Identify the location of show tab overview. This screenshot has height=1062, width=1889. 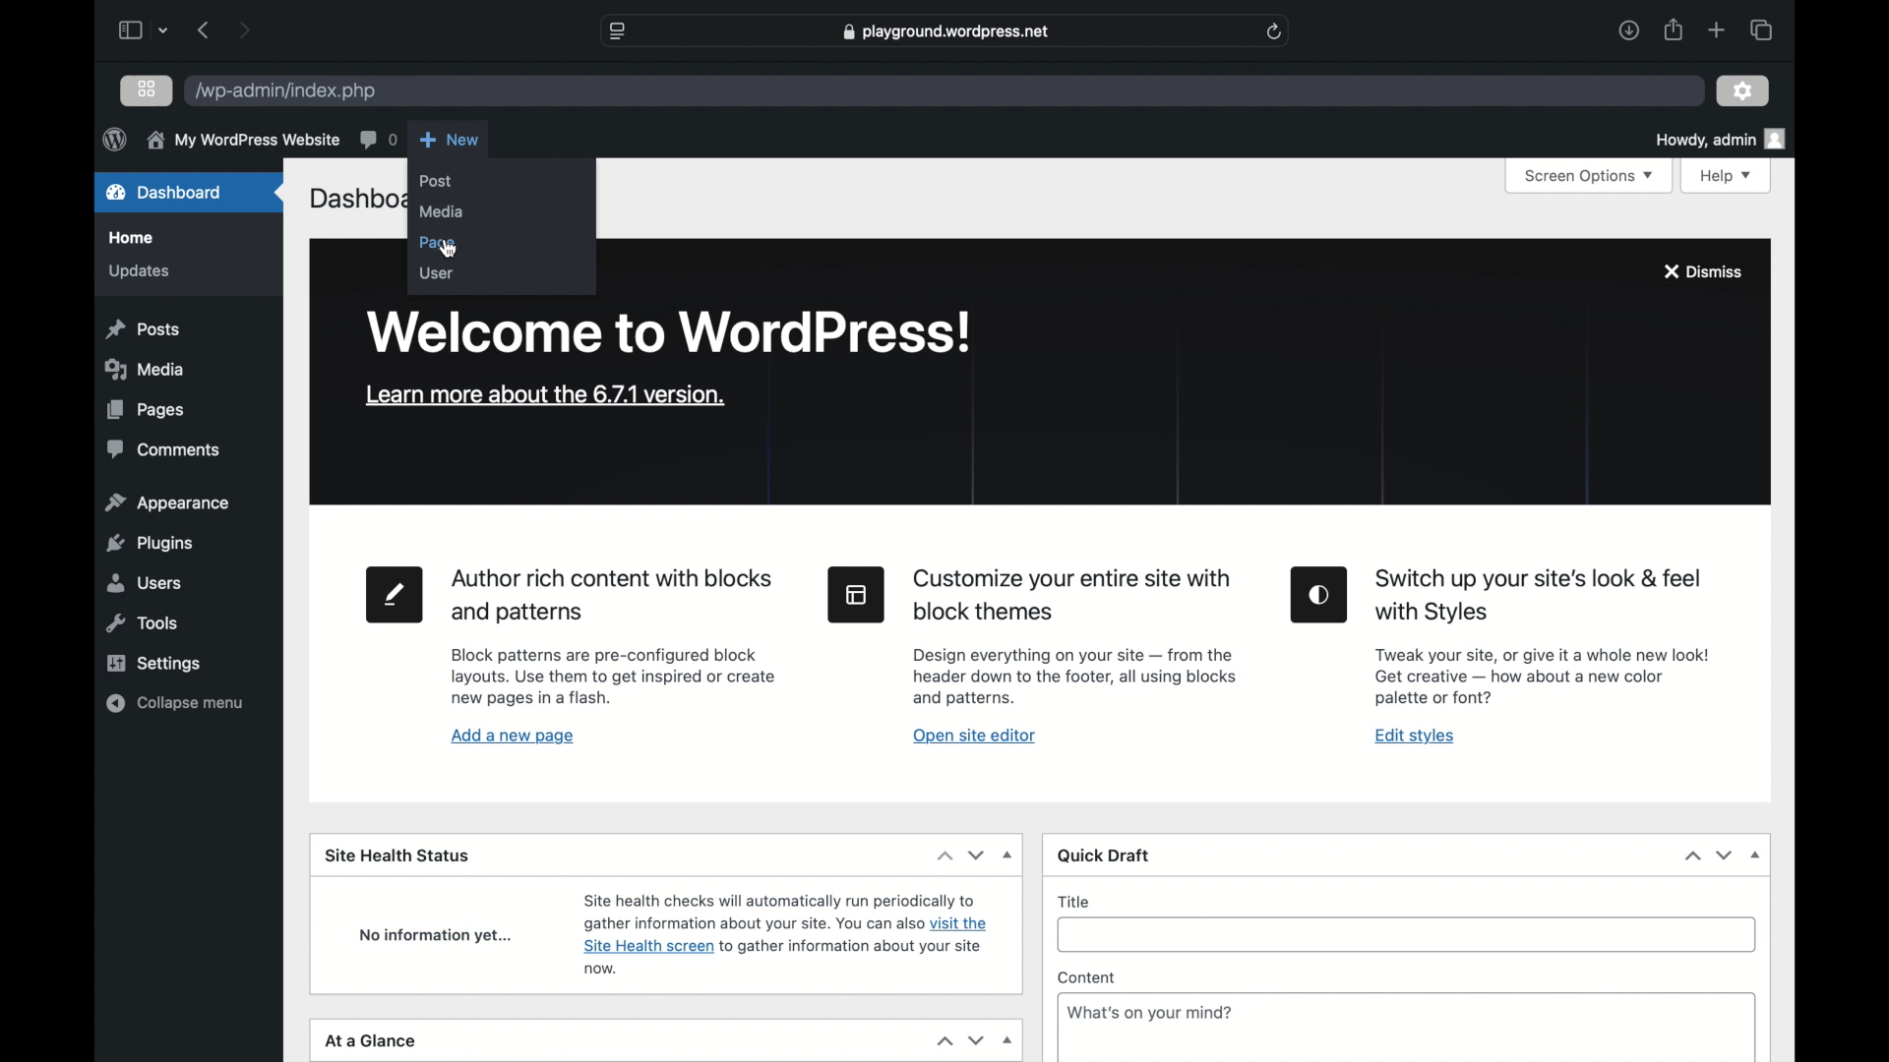
(1761, 29).